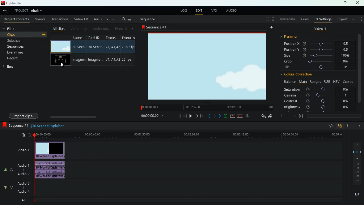 The width and height of the screenshot is (364, 205). I want to click on vertical scroll bar, so click(359, 71).